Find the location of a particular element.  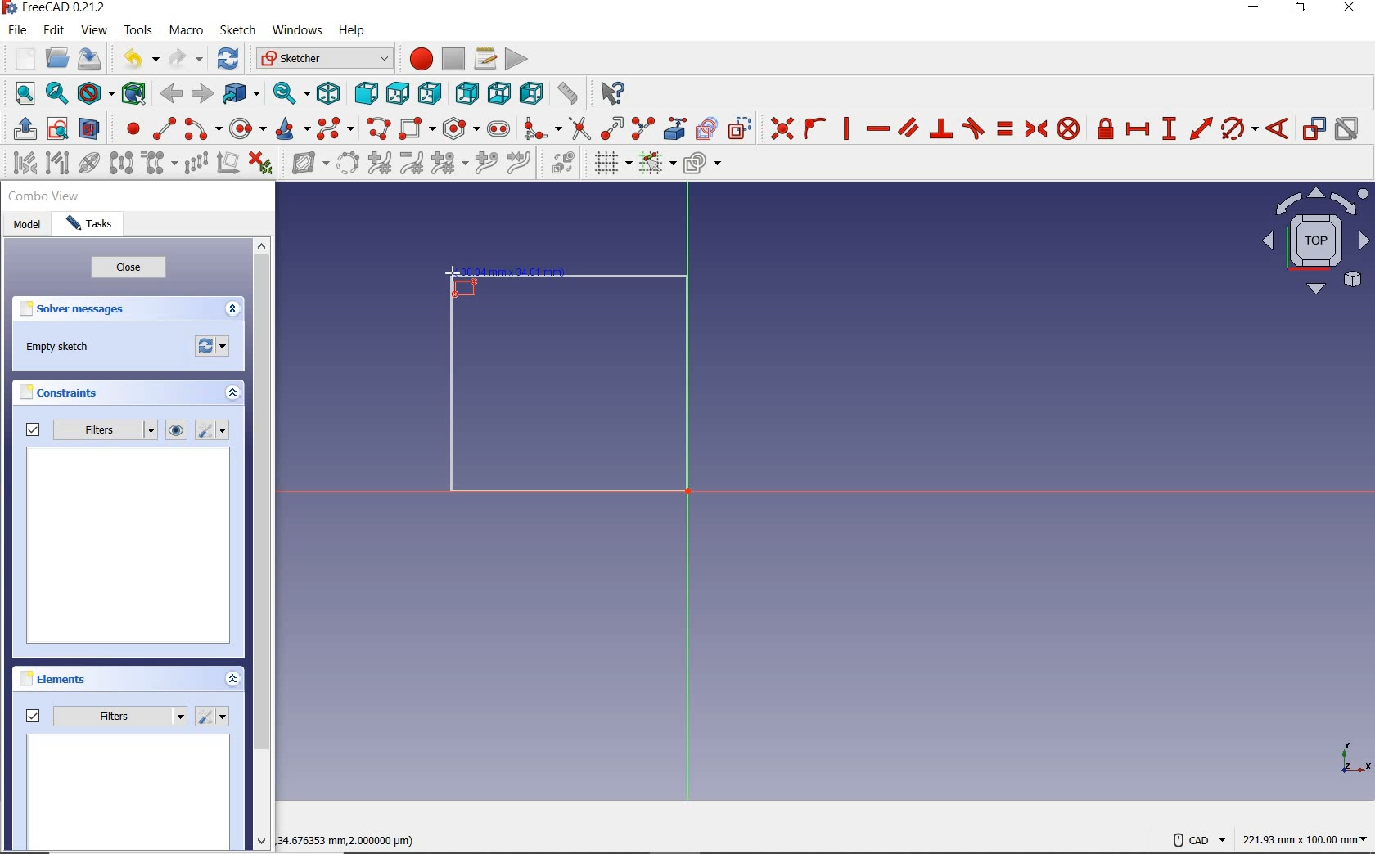

create point is located at coordinates (127, 128).